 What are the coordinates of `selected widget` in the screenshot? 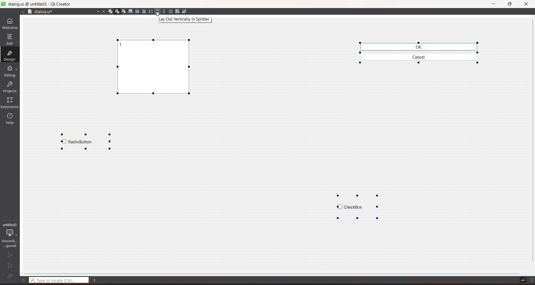 It's located at (356, 204).